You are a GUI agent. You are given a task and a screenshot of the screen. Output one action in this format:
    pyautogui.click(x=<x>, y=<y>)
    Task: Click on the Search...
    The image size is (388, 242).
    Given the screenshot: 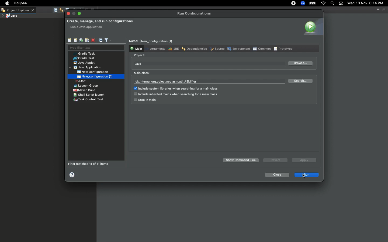 What is the action you would take?
    pyautogui.click(x=302, y=81)
    